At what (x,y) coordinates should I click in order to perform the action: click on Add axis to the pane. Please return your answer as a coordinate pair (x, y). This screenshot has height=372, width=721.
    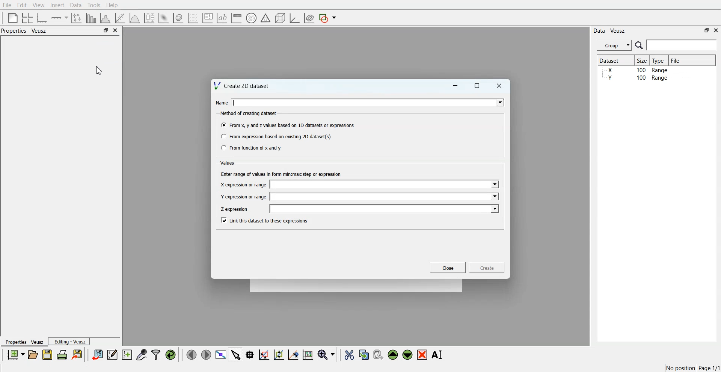
    Looking at the image, I should click on (59, 18).